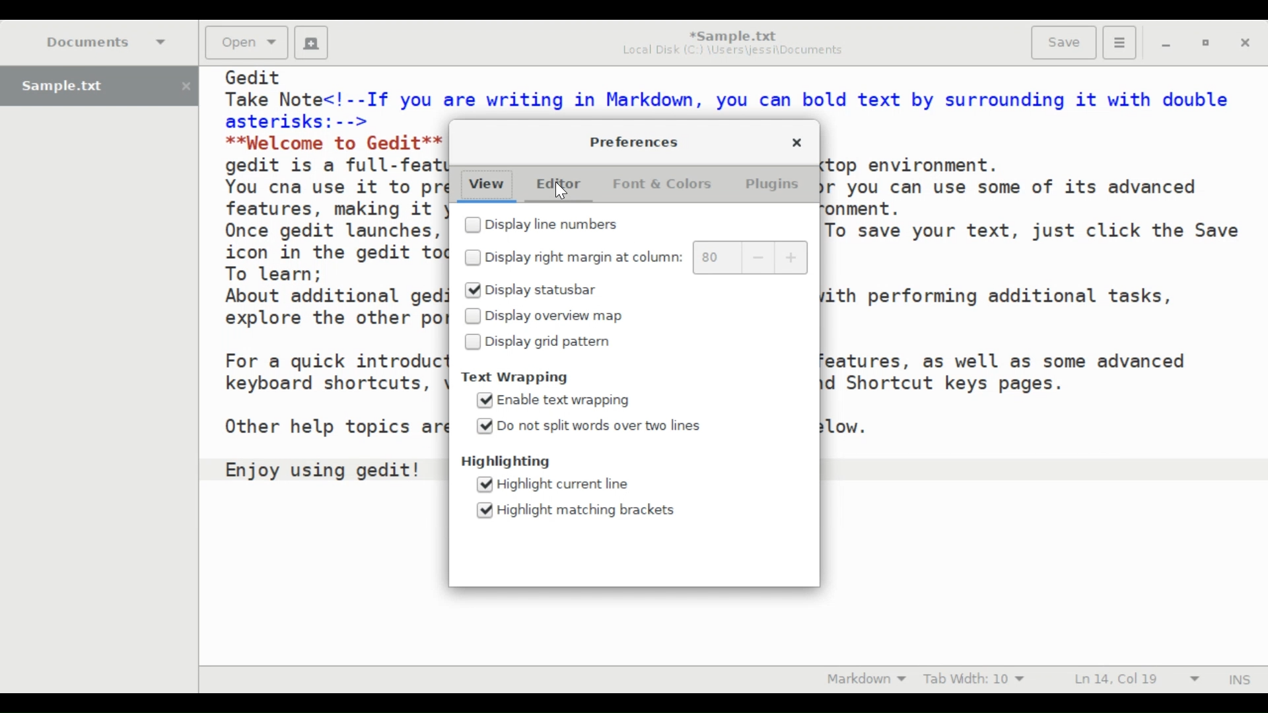 This screenshot has width=1268, height=713. What do you see at coordinates (1168, 44) in the screenshot?
I see `minimize` at bounding box center [1168, 44].